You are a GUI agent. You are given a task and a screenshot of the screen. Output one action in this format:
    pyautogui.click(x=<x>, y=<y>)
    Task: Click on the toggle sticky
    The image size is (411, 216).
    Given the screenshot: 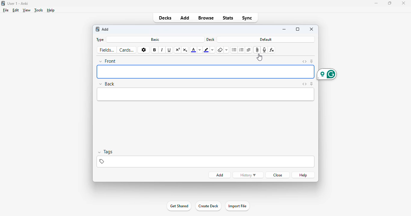 What is the action you would take?
    pyautogui.click(x=312, y=61)
    